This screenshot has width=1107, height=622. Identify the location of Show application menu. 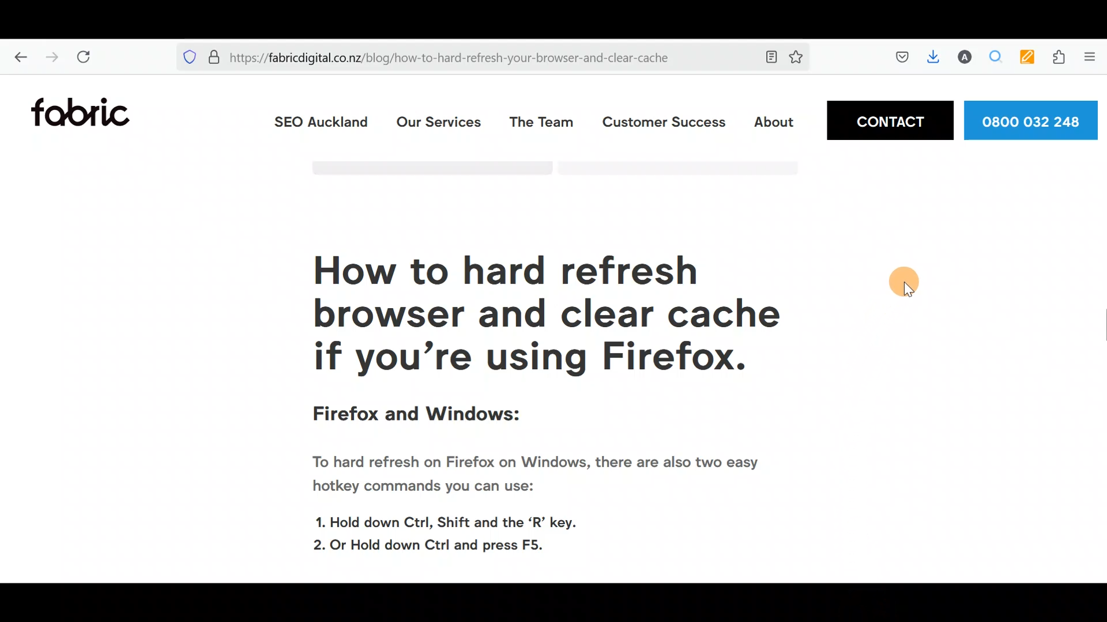
(1094, 59).